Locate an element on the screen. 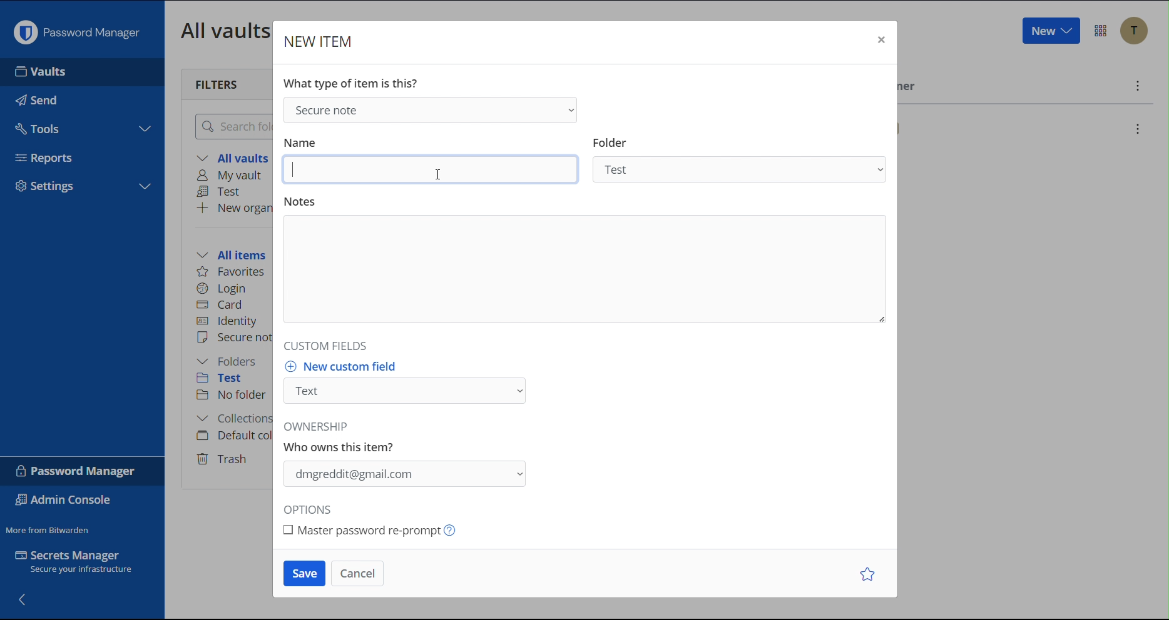  New organization is located at coordinates (233, 207).